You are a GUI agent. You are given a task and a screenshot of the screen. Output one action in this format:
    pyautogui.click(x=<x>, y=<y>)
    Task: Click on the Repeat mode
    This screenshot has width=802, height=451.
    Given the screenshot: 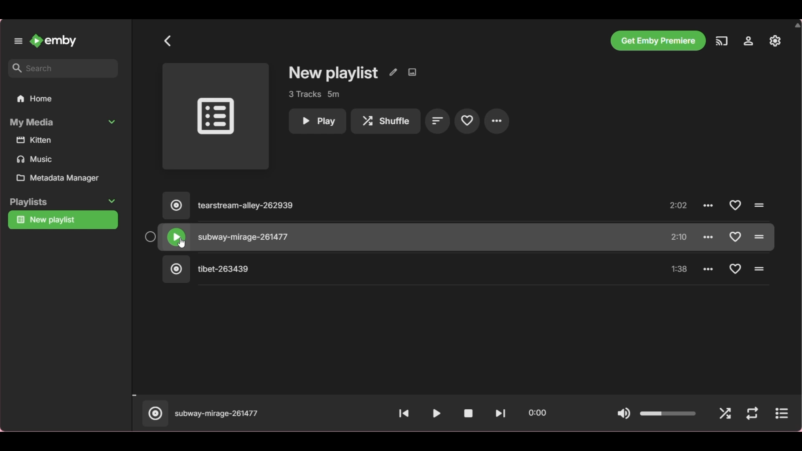 What is the action you would take?
    pyautogui.click(x=752, y=414)
    